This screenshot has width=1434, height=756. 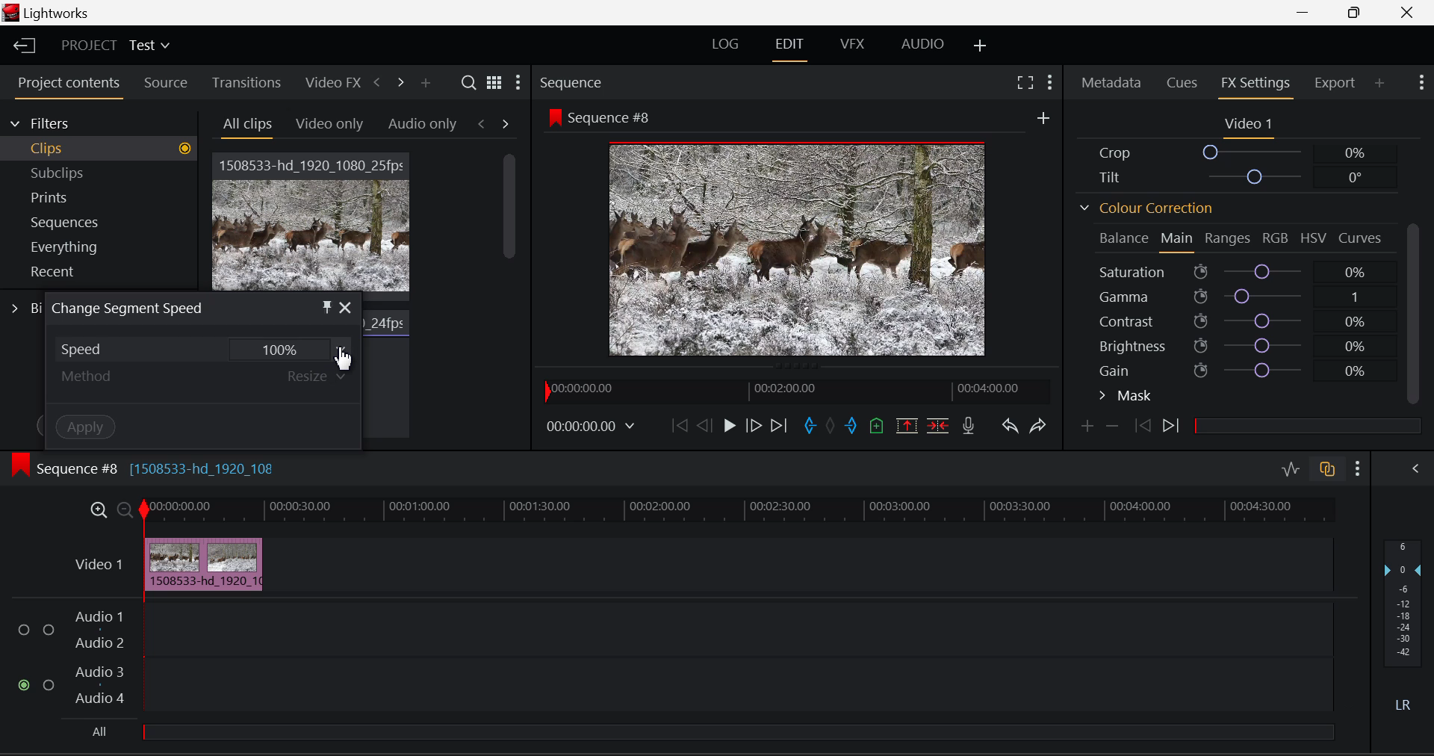 What do you see at coordinates (496, 83) in the screenshot?
I see `Toggle between list and title view` at bounding box center [496, 83].